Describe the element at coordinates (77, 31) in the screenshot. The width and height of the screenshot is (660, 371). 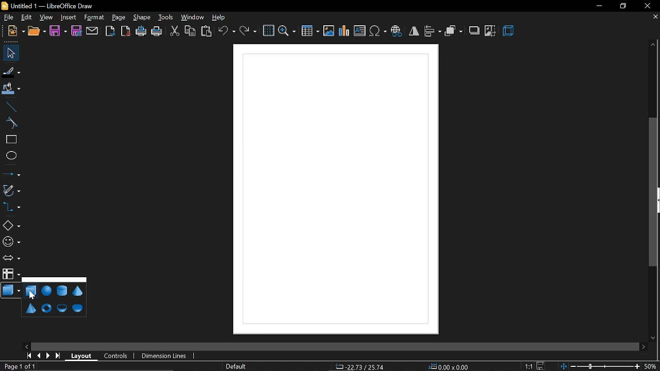
I see `save as` at that location.